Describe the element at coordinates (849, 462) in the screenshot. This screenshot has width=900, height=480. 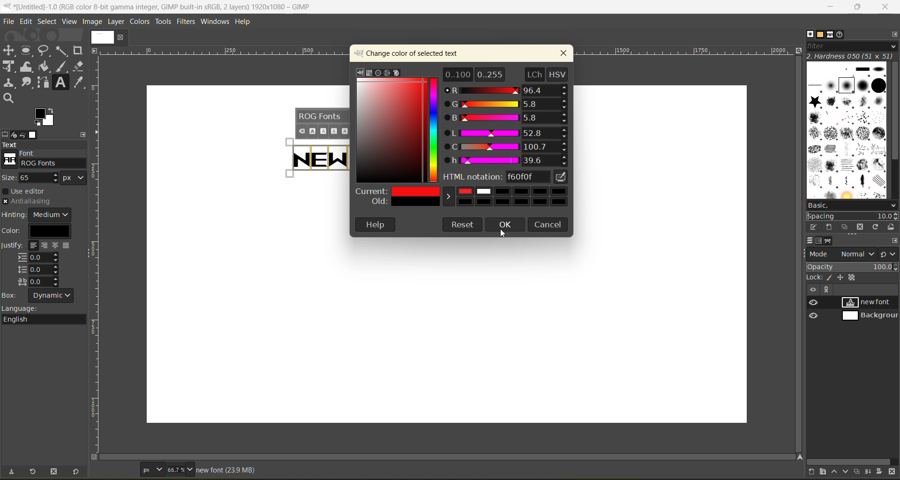
I see `horizontal scroll bar` at that location.